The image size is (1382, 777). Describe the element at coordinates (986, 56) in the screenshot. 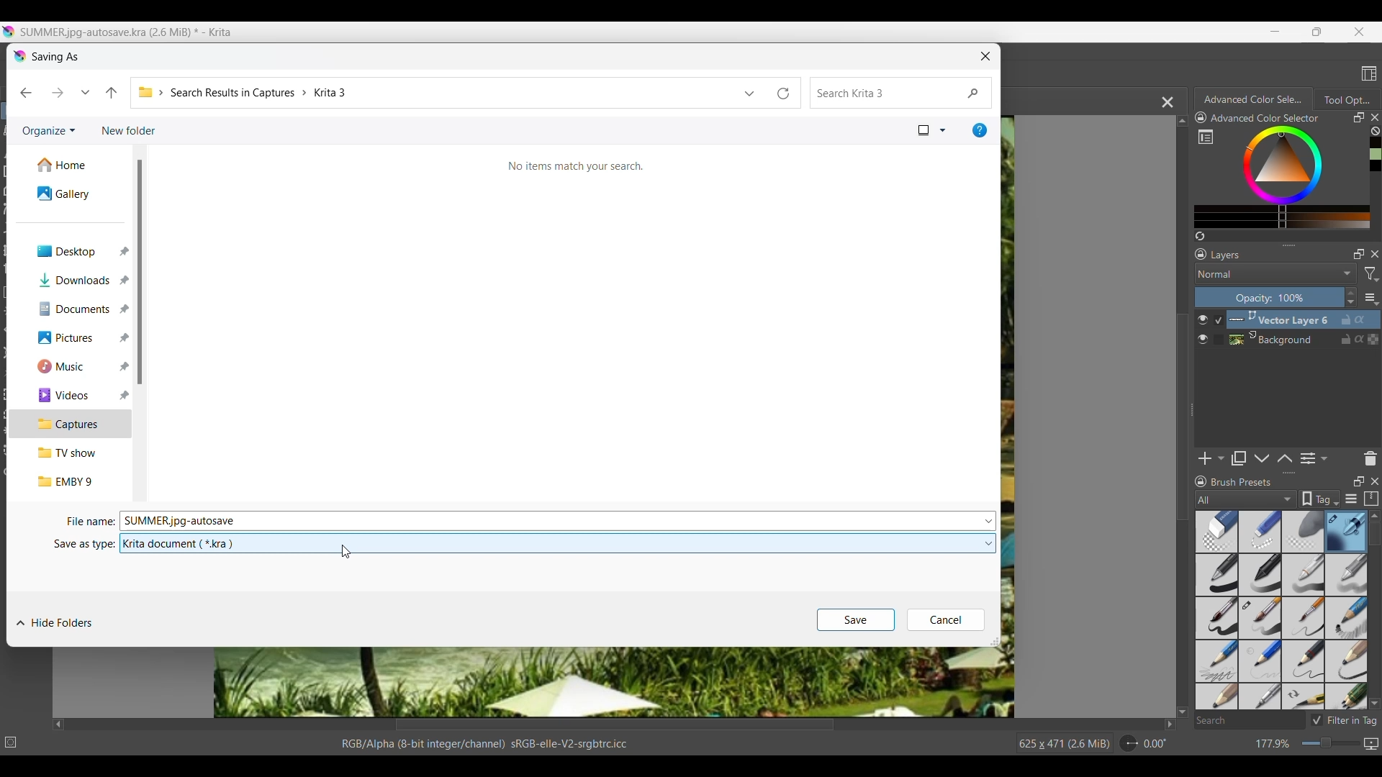

I see `Close window` at that location.